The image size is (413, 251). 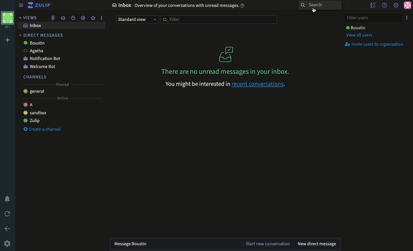 I want to click on Add, so click(x=7, y=40).